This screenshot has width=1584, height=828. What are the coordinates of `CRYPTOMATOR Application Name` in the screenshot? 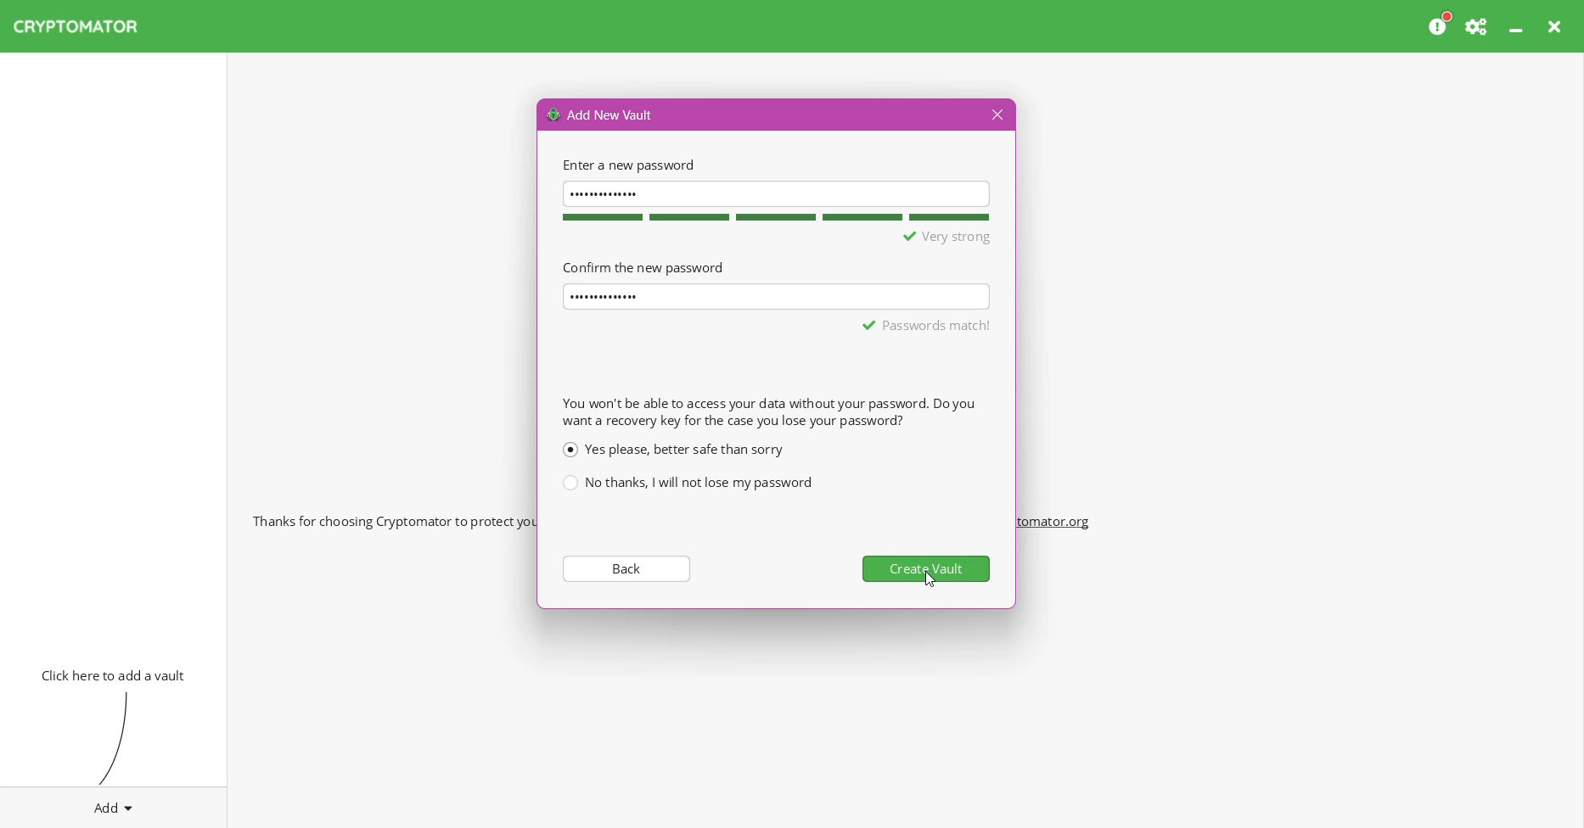 It's located at (84, 26).